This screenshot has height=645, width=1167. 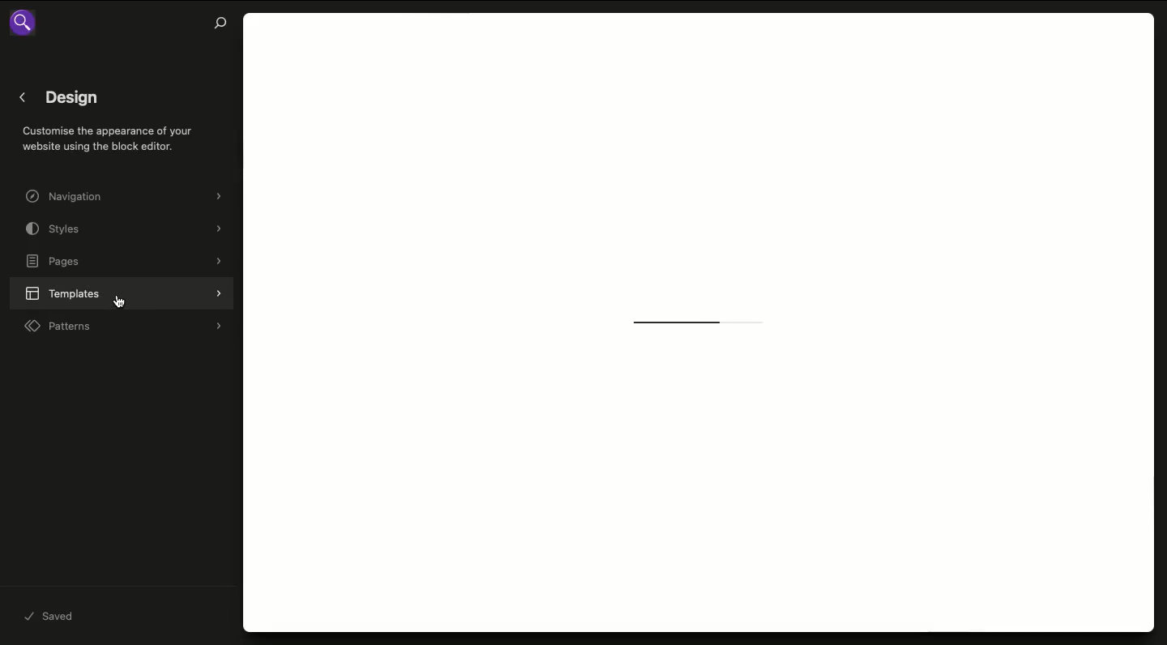 What do you see at coordinates (686, 320) in the screenshot?
I see `Loading` at bounding box center [686, 320].